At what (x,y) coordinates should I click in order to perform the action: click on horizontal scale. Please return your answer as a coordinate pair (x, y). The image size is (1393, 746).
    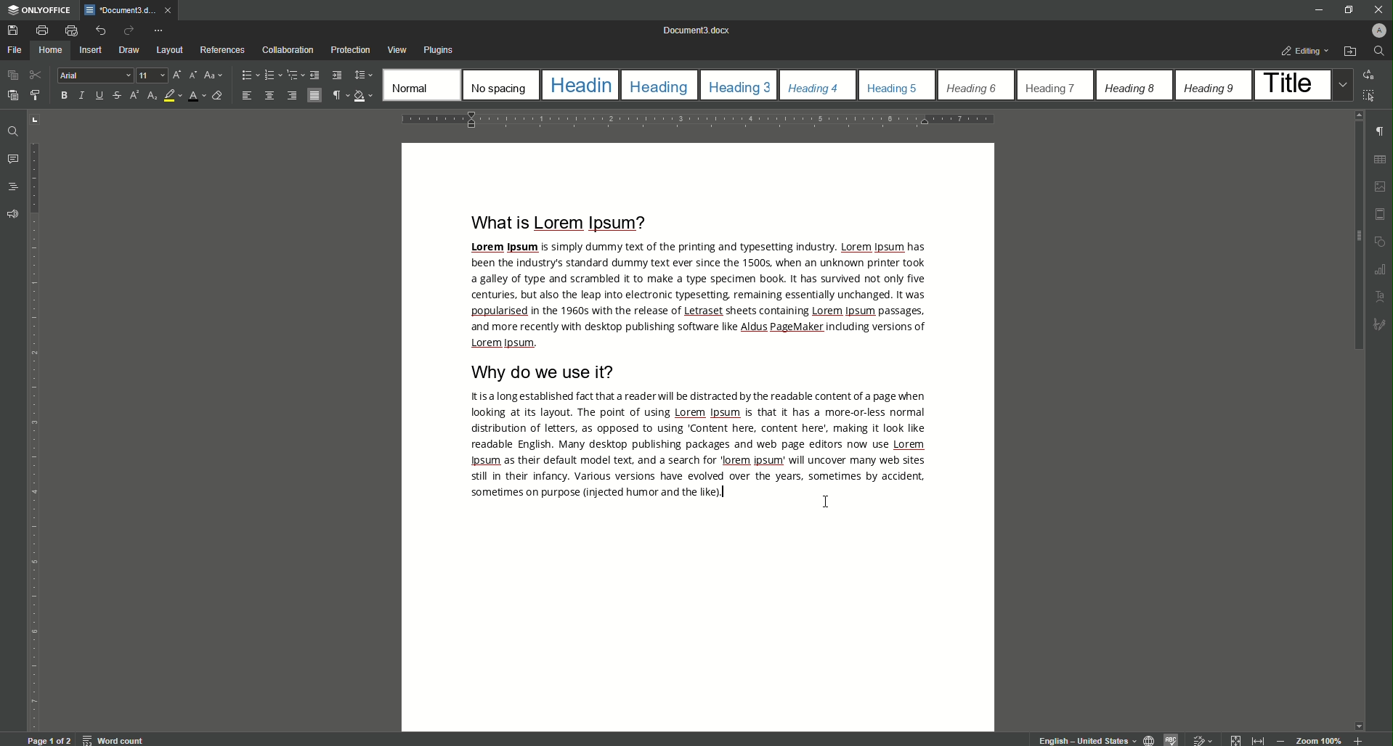
    Looking at the image, I should click on (696, 121).